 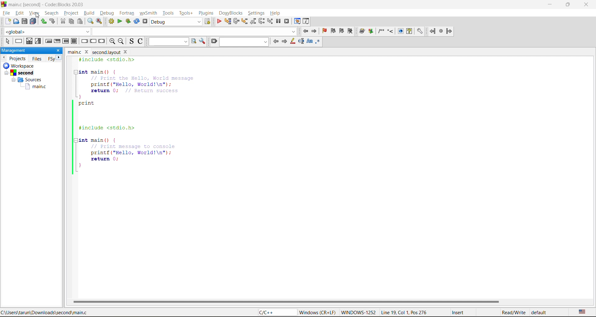 I want to click on cut, so click(x=63, y=21).